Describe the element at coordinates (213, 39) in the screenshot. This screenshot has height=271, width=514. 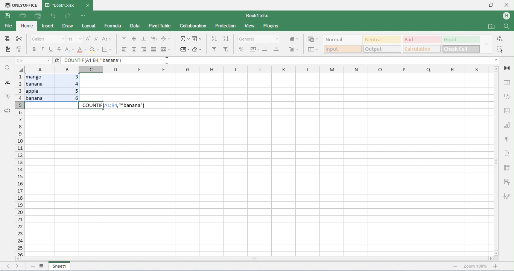
I see `sort ascending` at that location.